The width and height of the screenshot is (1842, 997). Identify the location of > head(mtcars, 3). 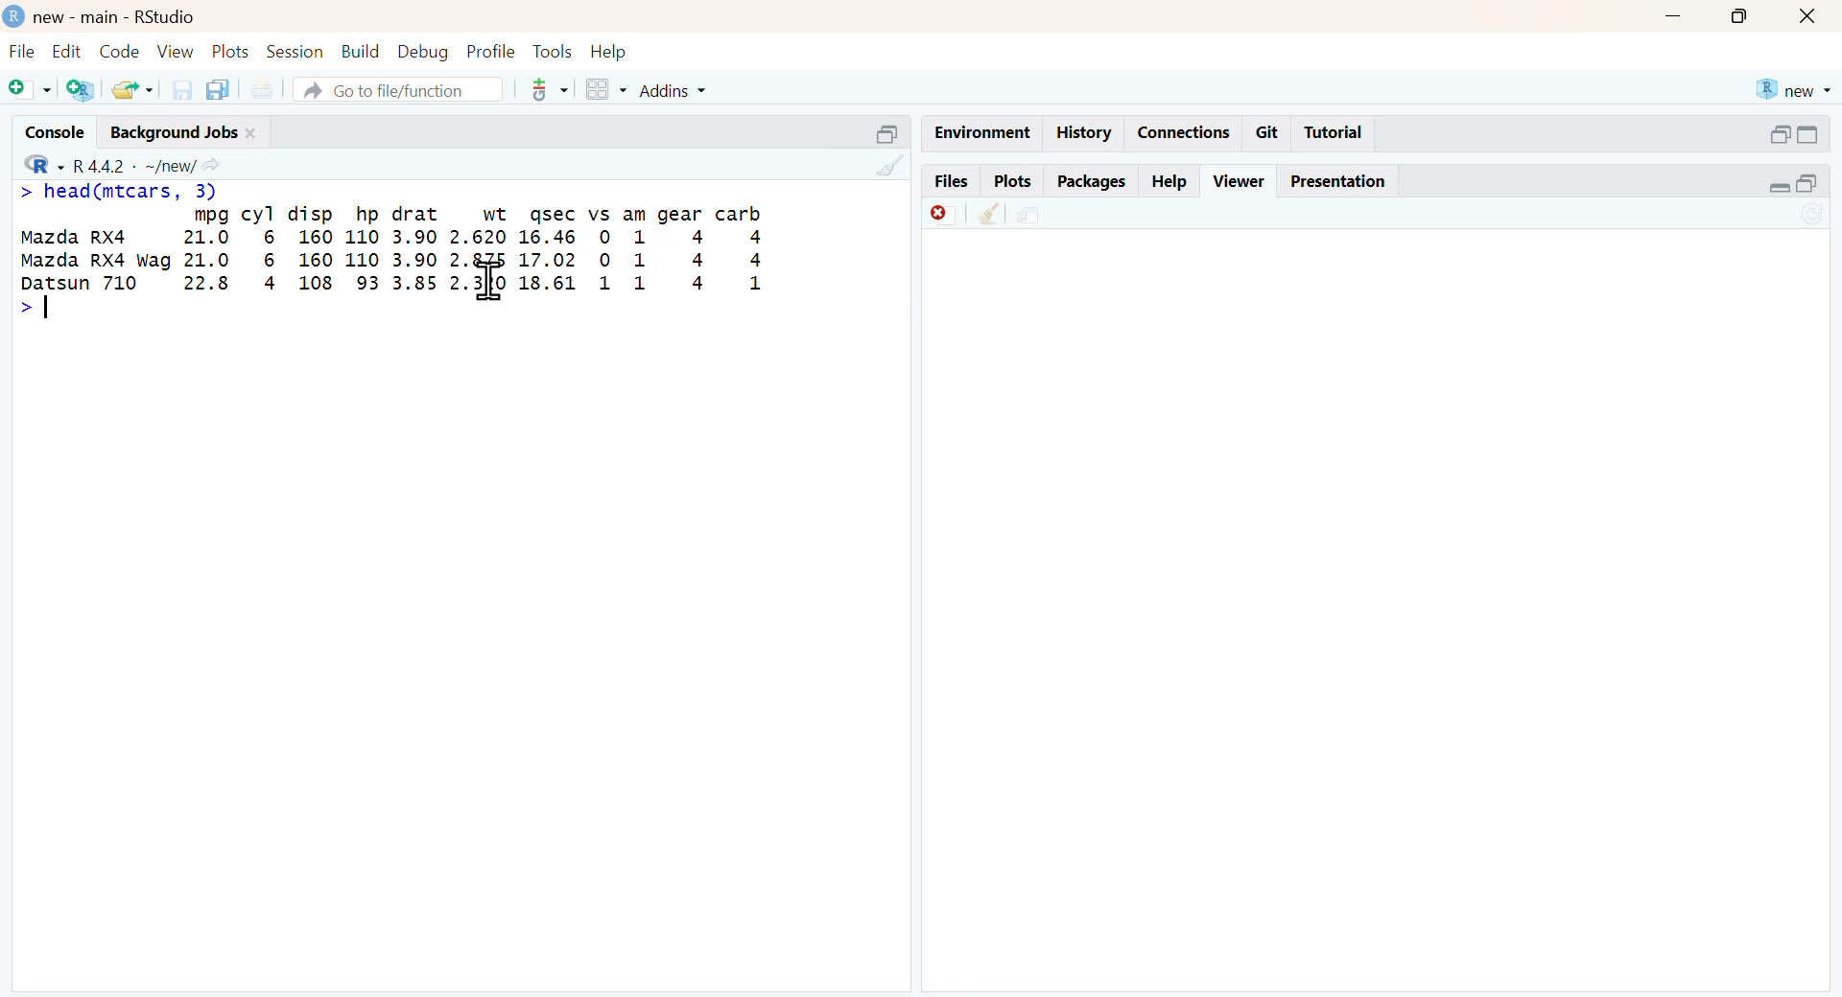
(126, 189).